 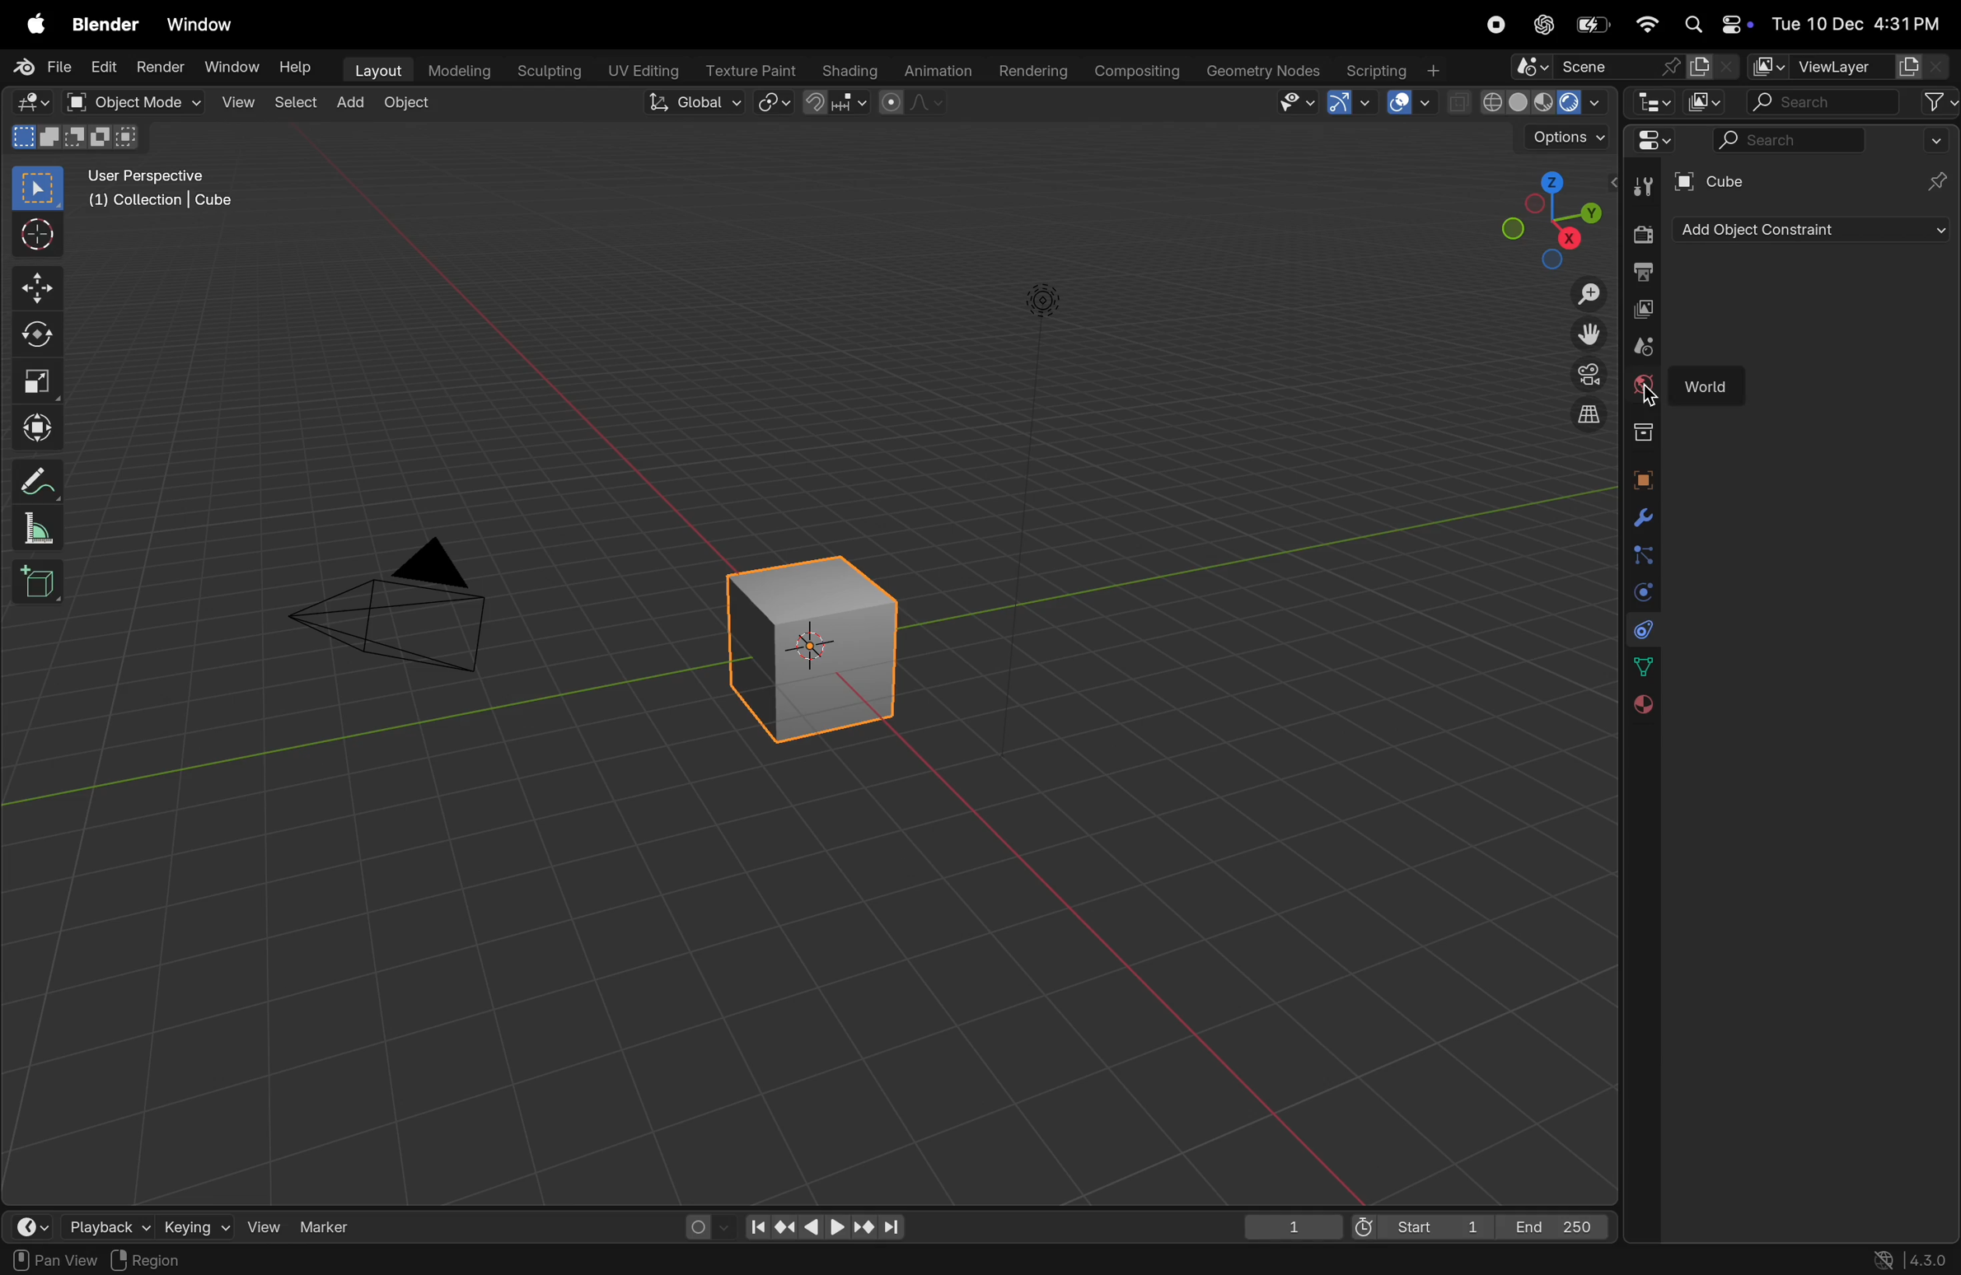 I want to click on Visibility, so click(x=1296, y=103).